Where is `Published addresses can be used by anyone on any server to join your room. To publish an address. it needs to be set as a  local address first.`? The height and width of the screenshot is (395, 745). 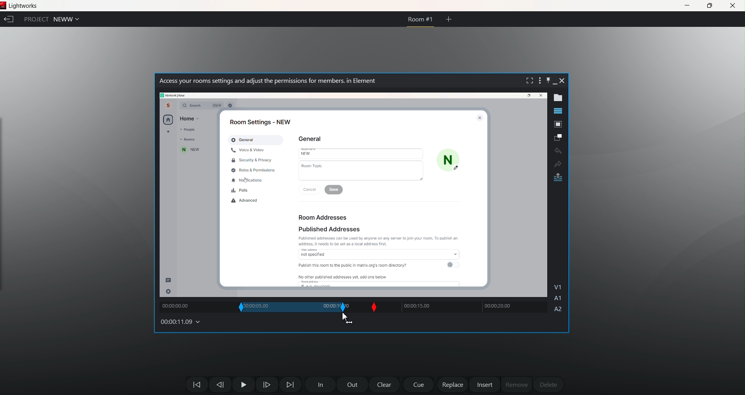 Published addresses can be used by anyone on any server to join your room. To publish an address. it needs to be set as a  local address first. is located at coordinates (379, 241).